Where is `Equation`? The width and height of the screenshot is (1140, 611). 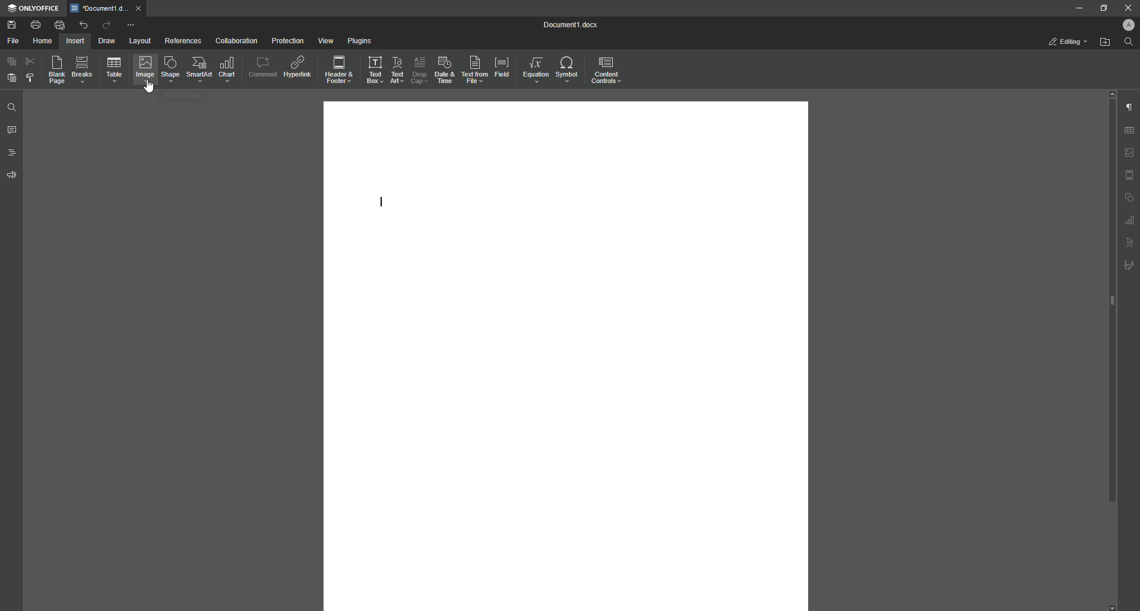 Equation is located at coordinates (533, 71).